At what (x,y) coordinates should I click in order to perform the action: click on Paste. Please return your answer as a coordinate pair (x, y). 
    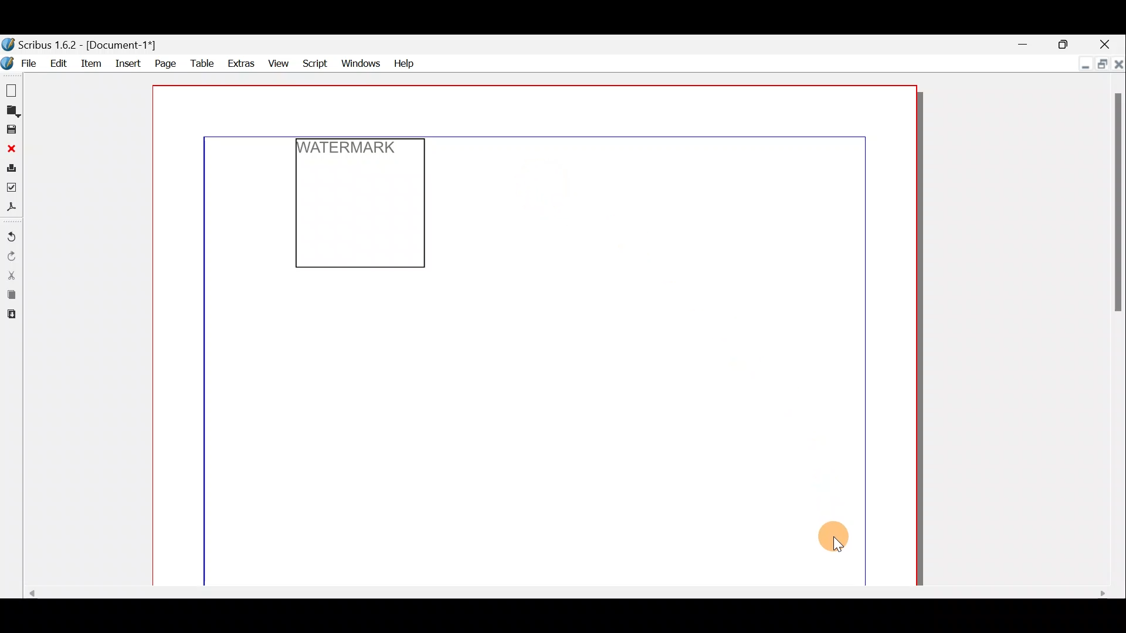
    Looking at the image, I should click on (10, 316).